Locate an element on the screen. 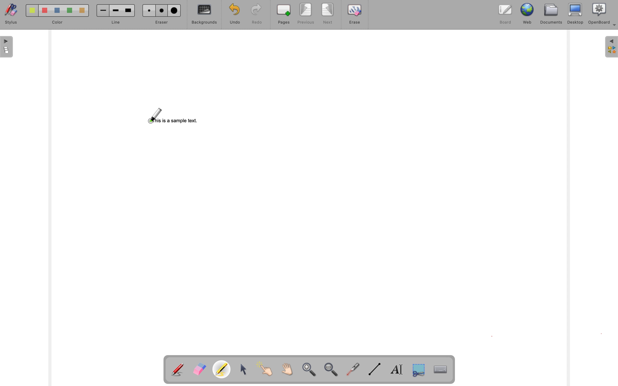 The height and width of the screenshot is (386, 618). undo is located at coordinates (233, 14).